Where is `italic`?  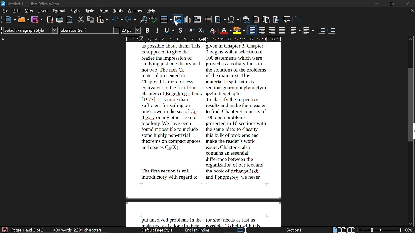
italic is located at coordinates (158, 30).